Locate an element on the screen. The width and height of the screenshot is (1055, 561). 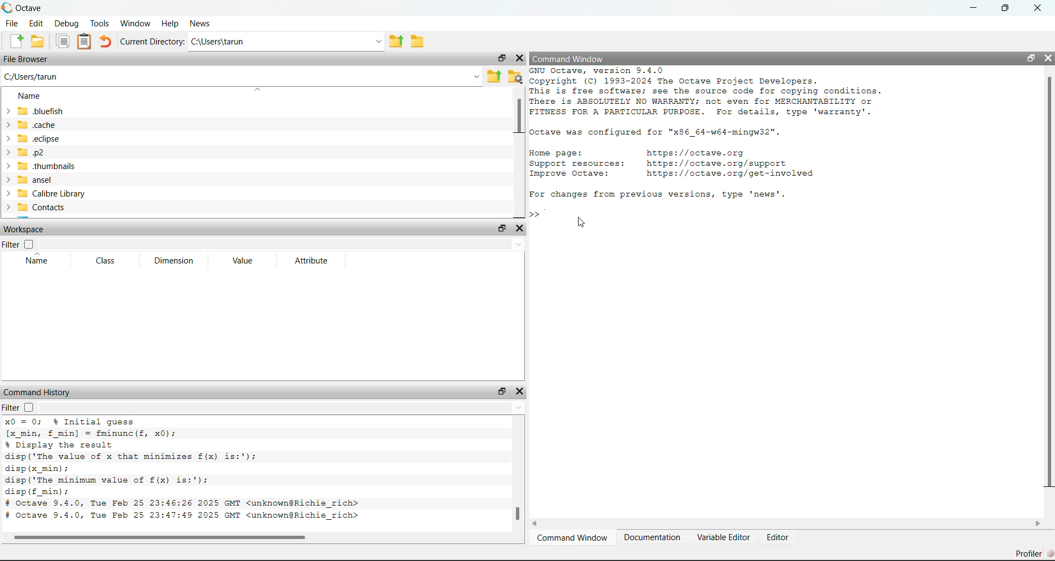
bluefish is located at coordinates (36, 111).